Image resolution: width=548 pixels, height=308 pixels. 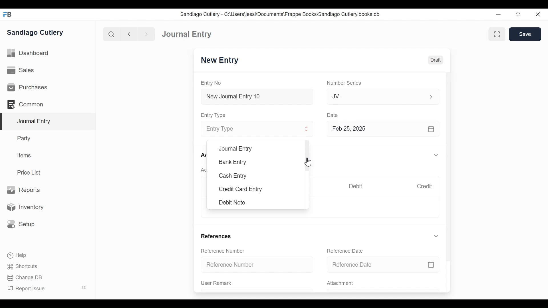 I want to click on Reference Number, so click(x=224, y=251).